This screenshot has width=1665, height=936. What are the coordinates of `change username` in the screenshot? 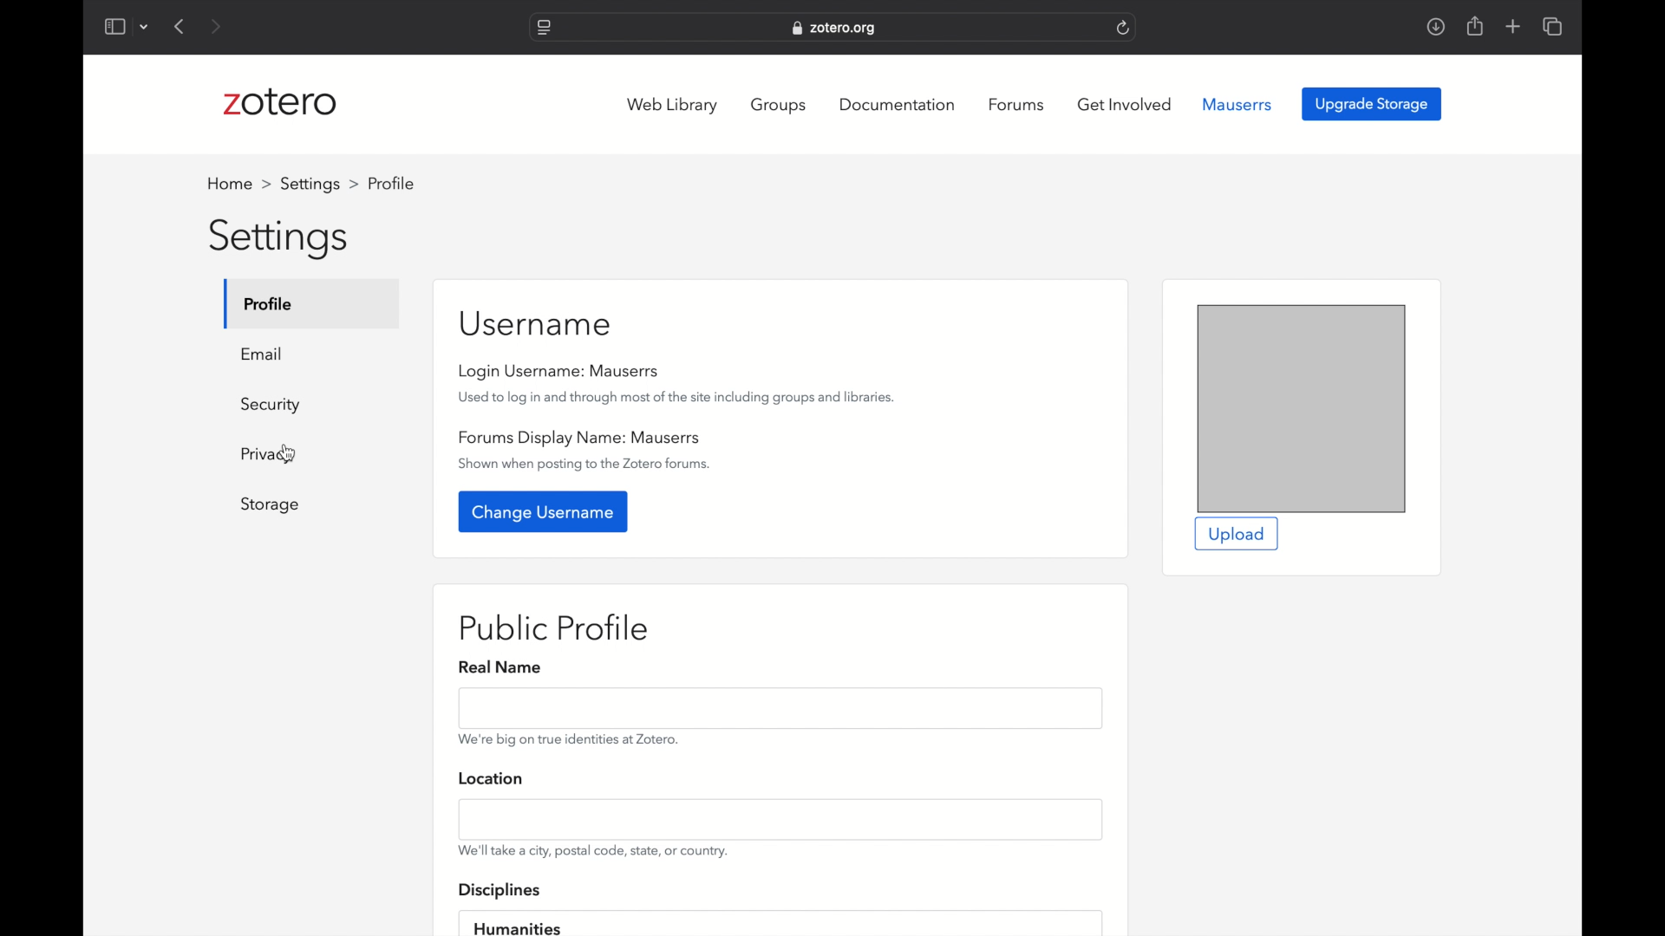 It's located at (545, 511).